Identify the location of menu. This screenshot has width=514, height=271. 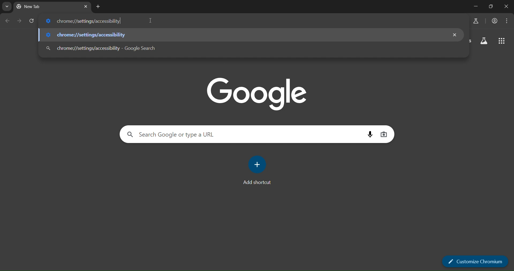
(508, 21).